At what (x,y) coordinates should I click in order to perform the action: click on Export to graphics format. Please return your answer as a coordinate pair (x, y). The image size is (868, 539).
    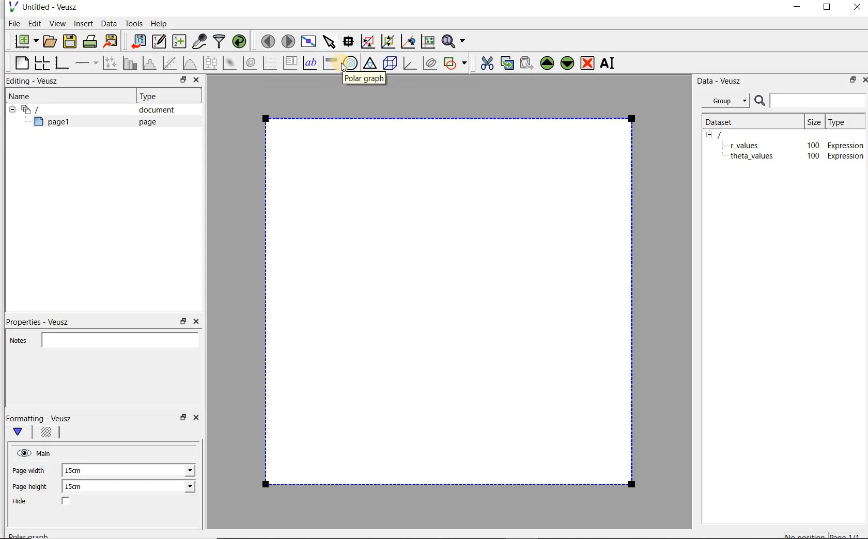
    Looking at the image, I should click on (111, 42).